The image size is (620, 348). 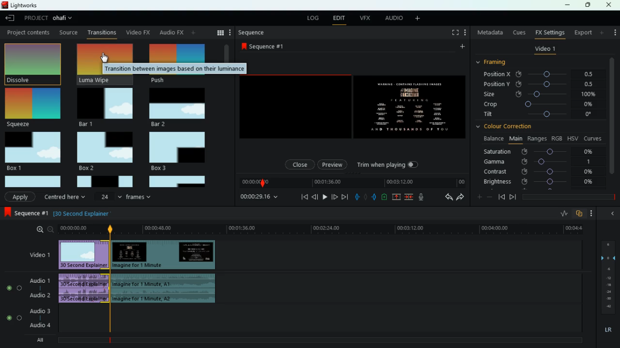 What do you see at coordinates (12, 300) in the screenshot?
I see `radio button` at bounding box center [12, 300].